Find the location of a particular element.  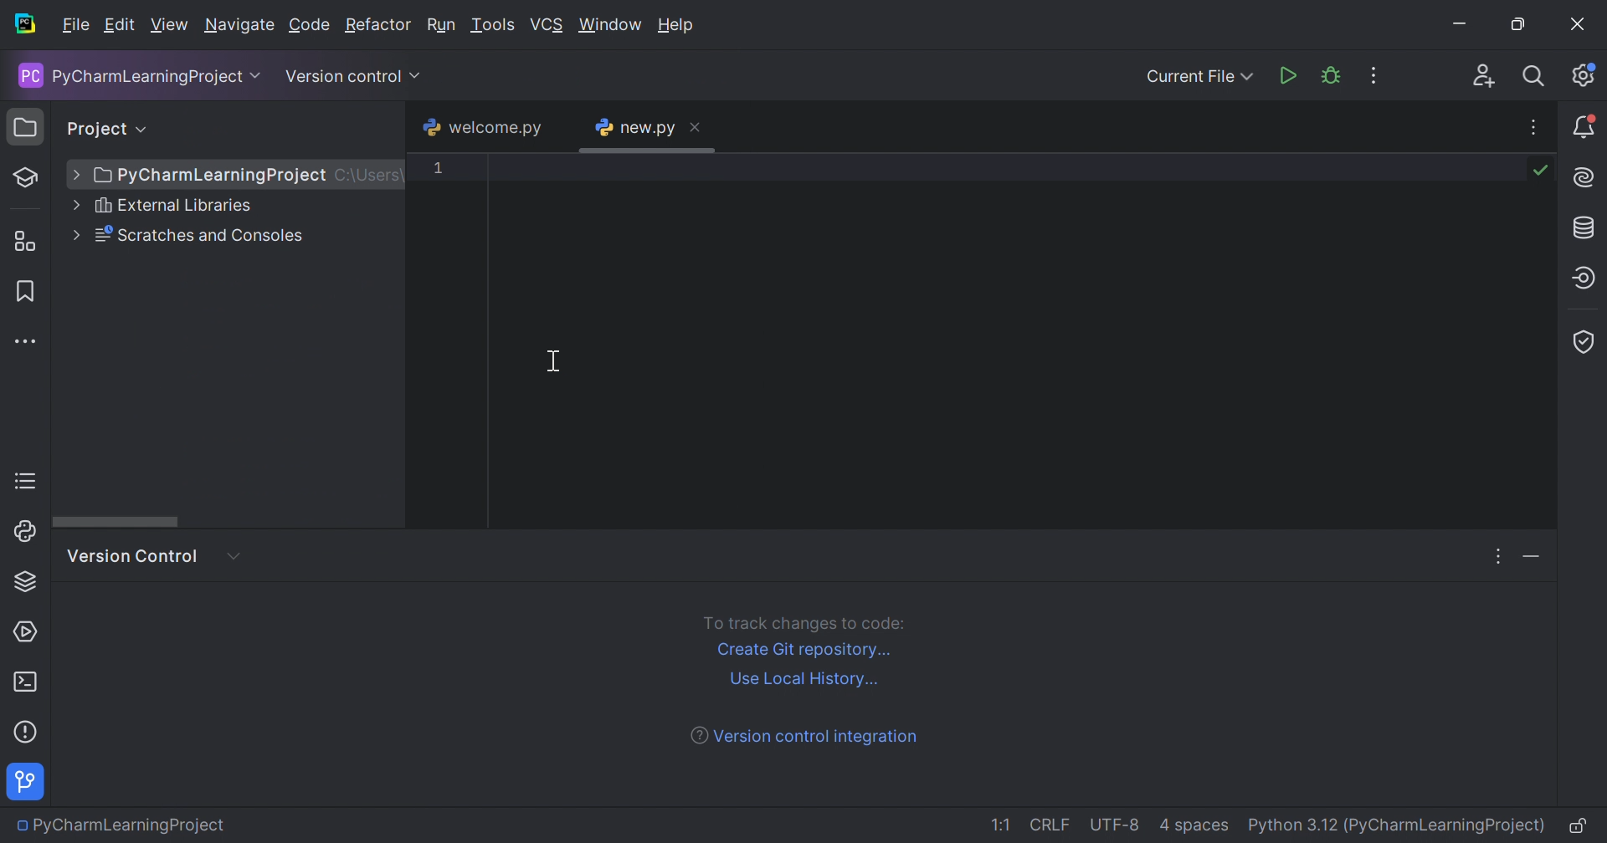

Restore down is located at coordinates (1521, 25).